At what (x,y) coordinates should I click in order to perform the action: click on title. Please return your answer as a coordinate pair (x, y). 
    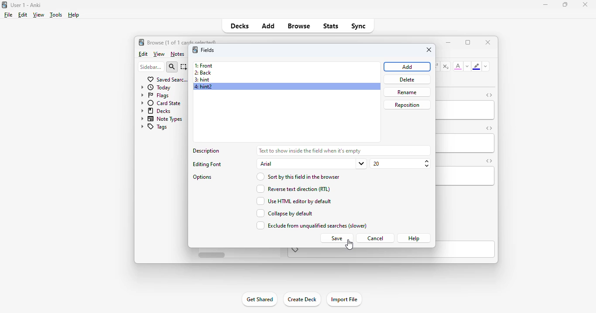
    Looking at the image, I should click on (26, 5).